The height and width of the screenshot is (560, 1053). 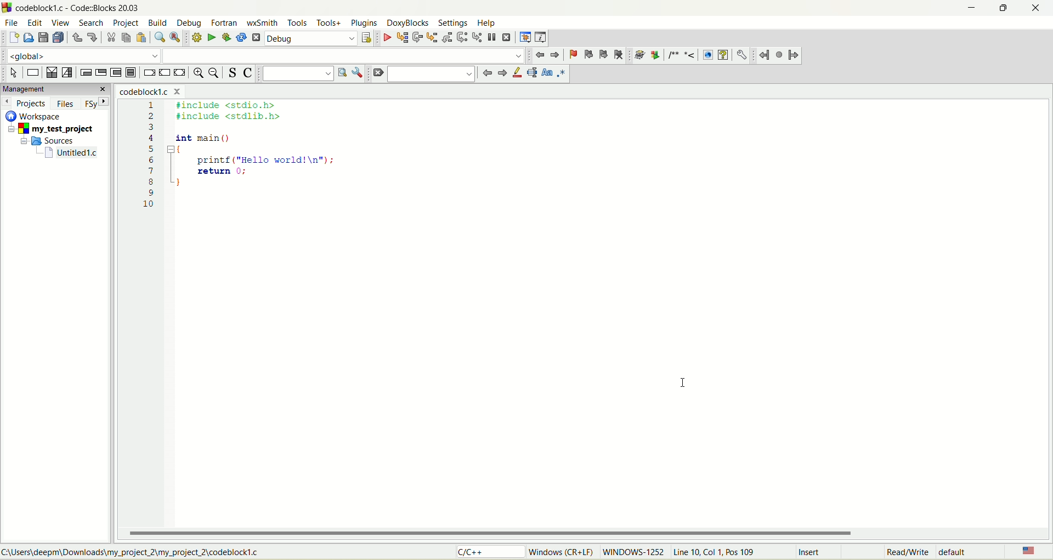 What do you see at coordinates (563, 551) in the screenshot?
I see `windows` at bounding box center [563, 551].